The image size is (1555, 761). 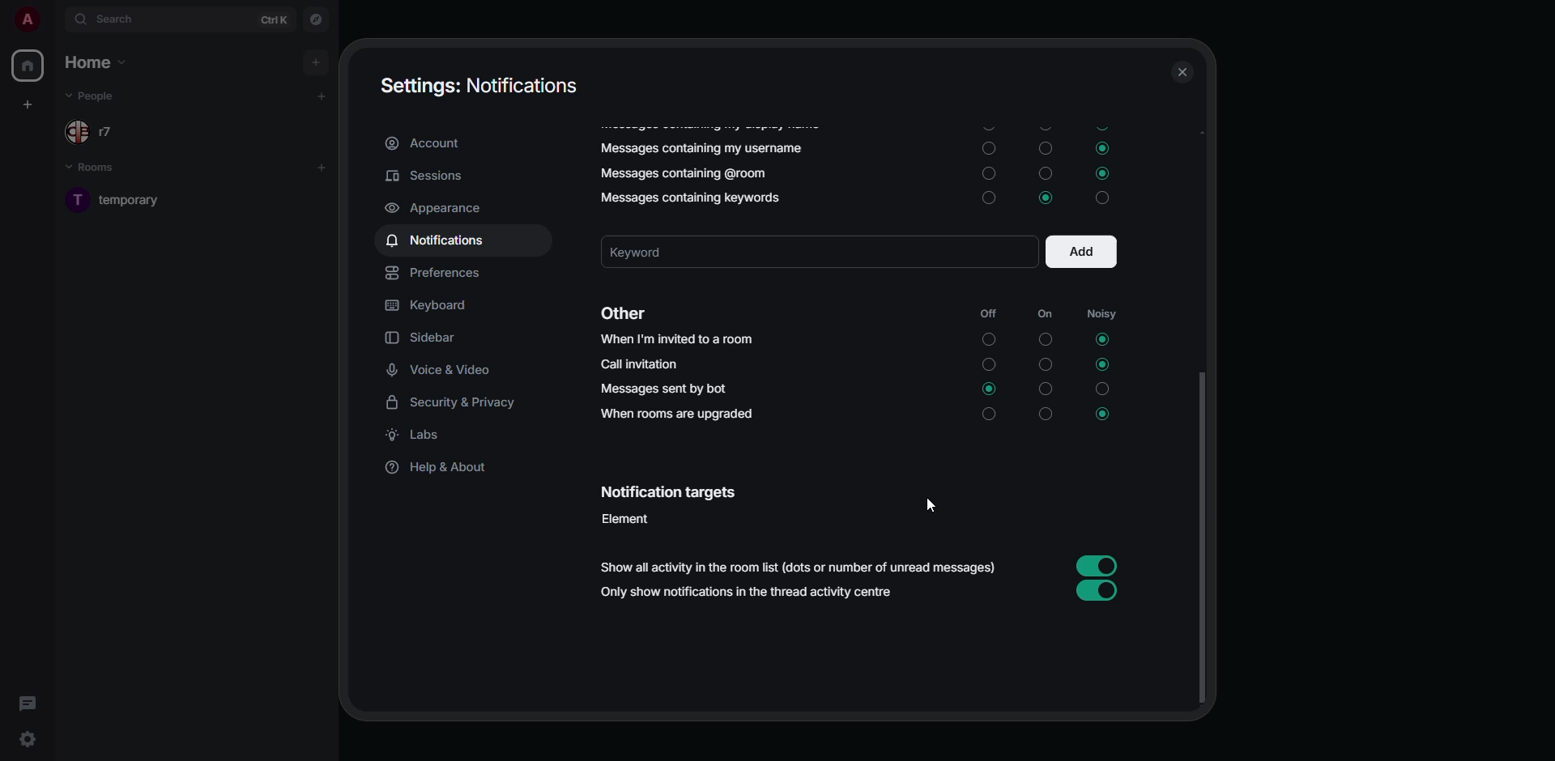 What do you see at coordinates (431, 306) in the screenshot?
I see `keyboard` at bounding box center [431, 306].